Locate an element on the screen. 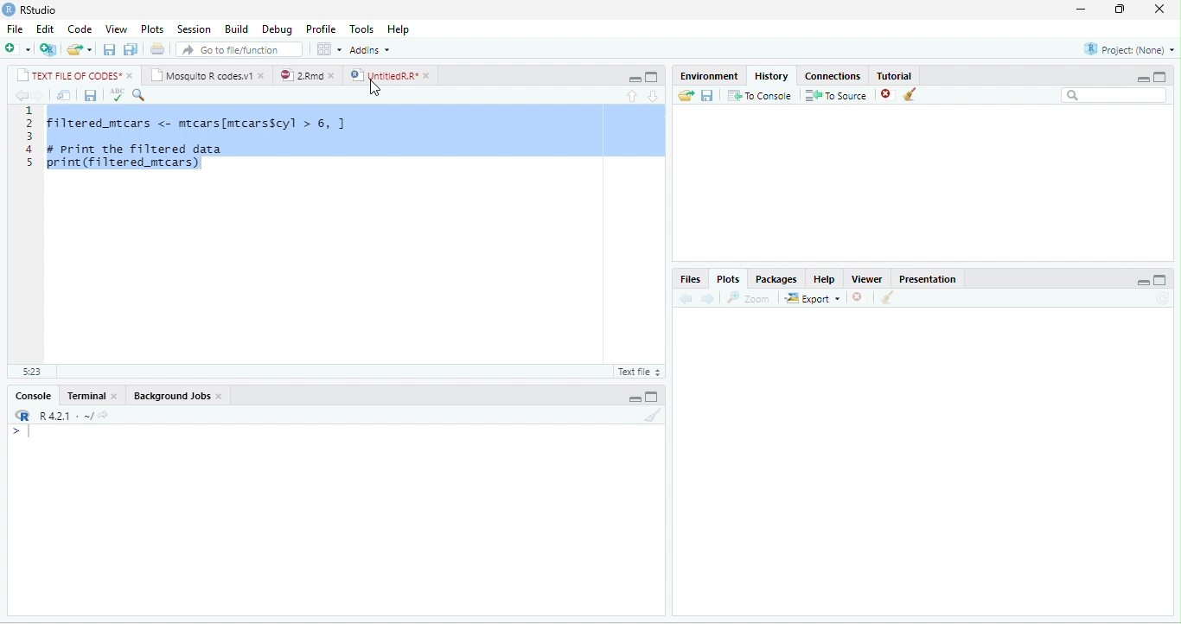  File is located at coordinates (15, 29).